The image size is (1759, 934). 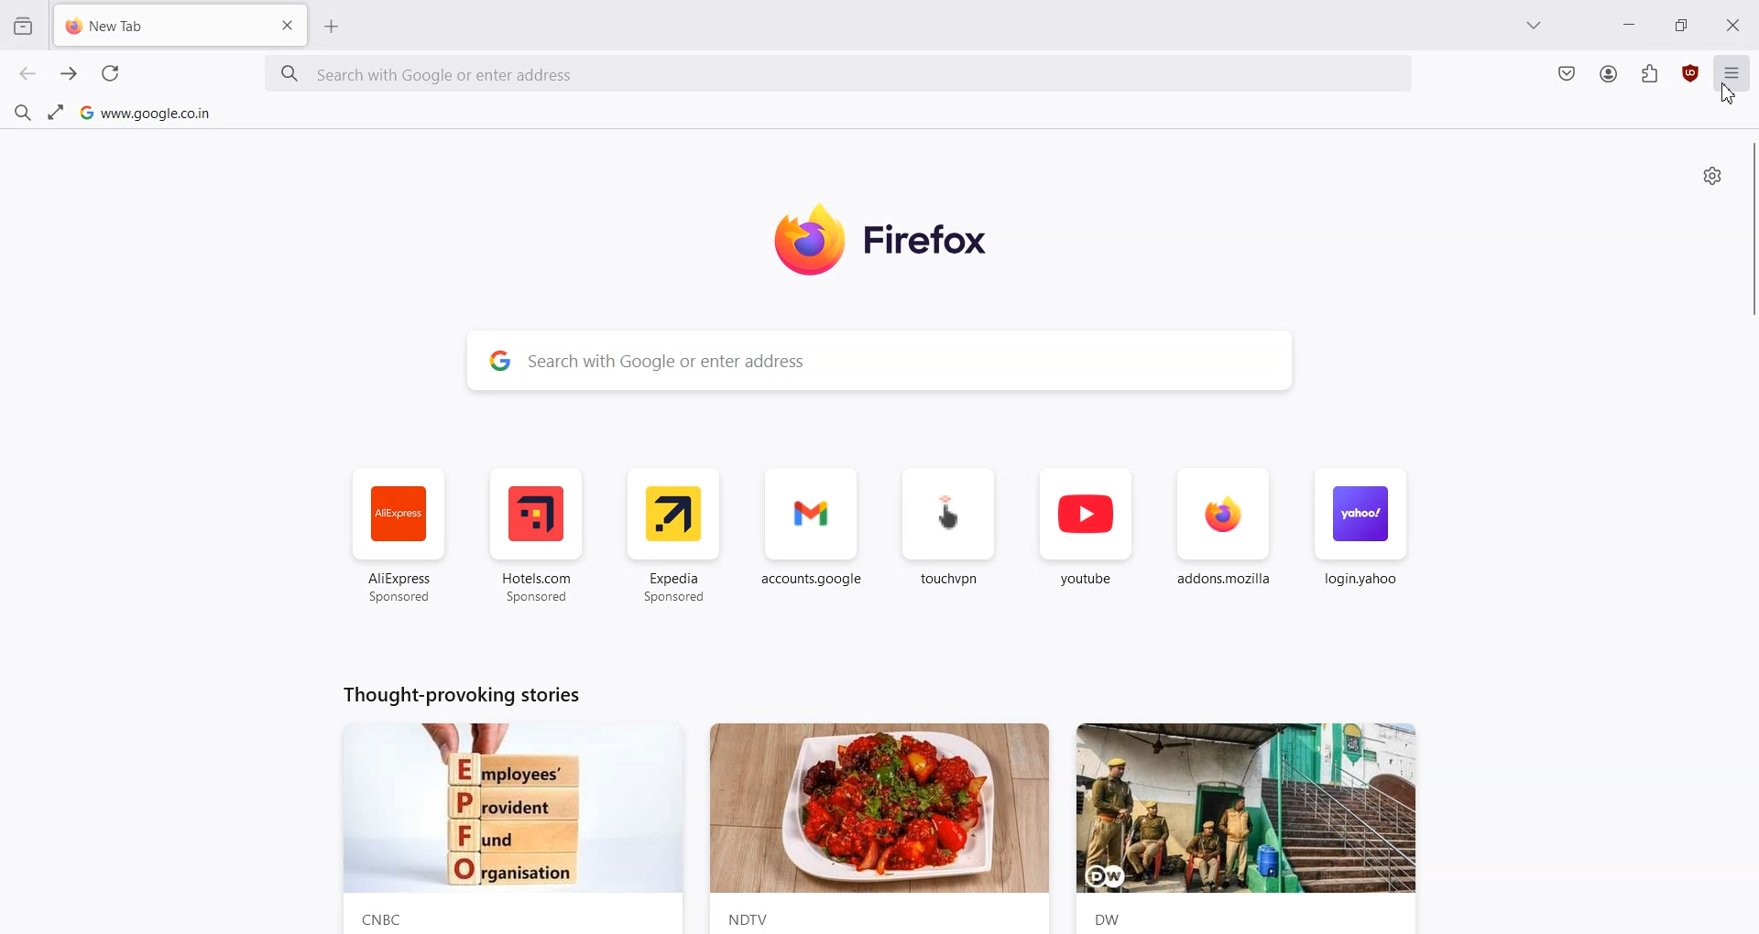 I want to click on Hotel.com Sponsored, so click(x=535, y=537).